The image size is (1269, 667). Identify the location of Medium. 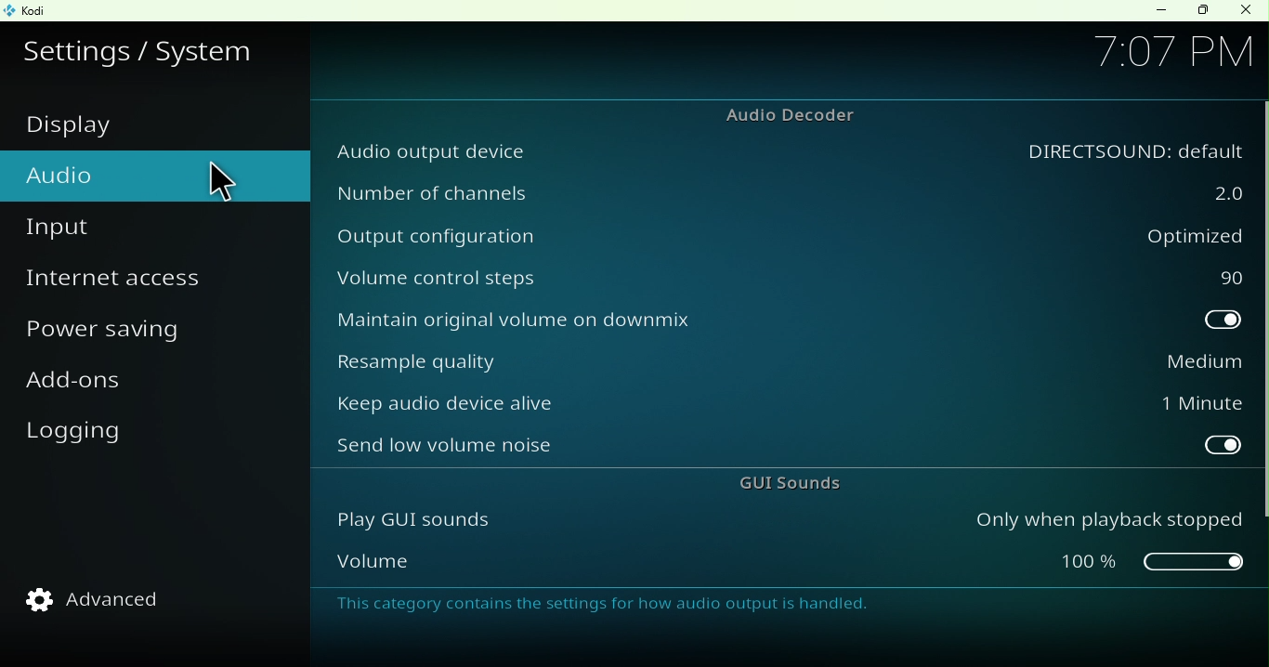
(1134, 363).